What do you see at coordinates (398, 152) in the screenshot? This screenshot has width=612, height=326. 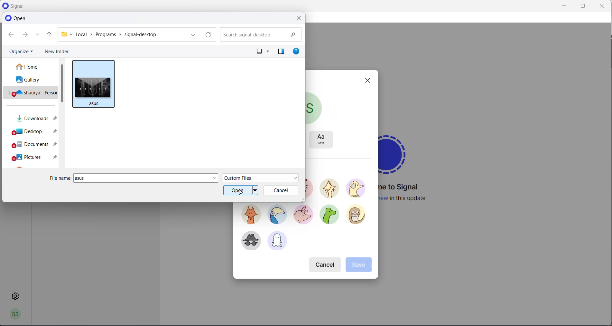 I see `signal logo` at bounding box center [398, 152].